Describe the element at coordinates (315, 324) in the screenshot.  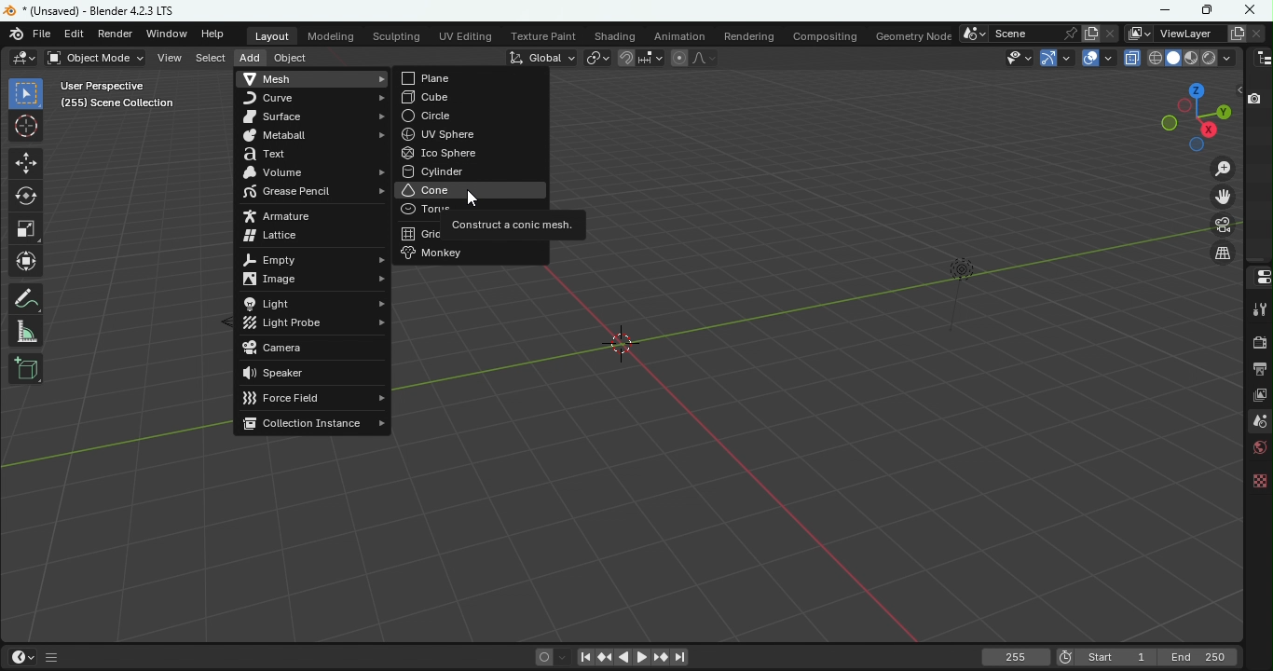
I see `Light probe` at that location.